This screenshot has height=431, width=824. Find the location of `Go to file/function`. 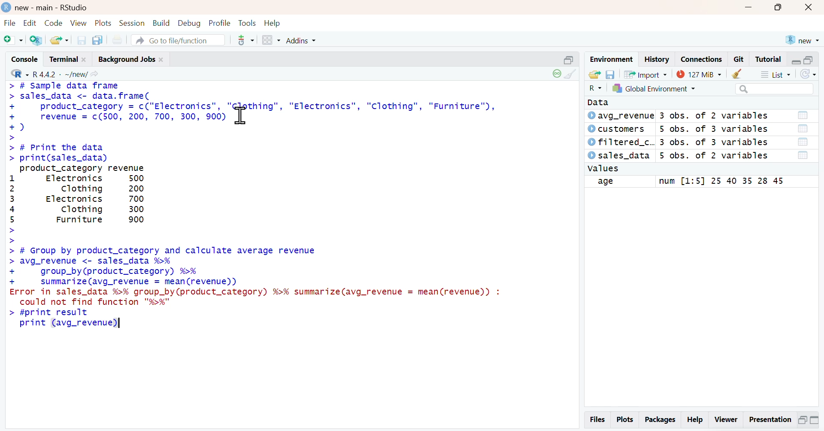

Go to file/function is located at coordinates (179, 40).